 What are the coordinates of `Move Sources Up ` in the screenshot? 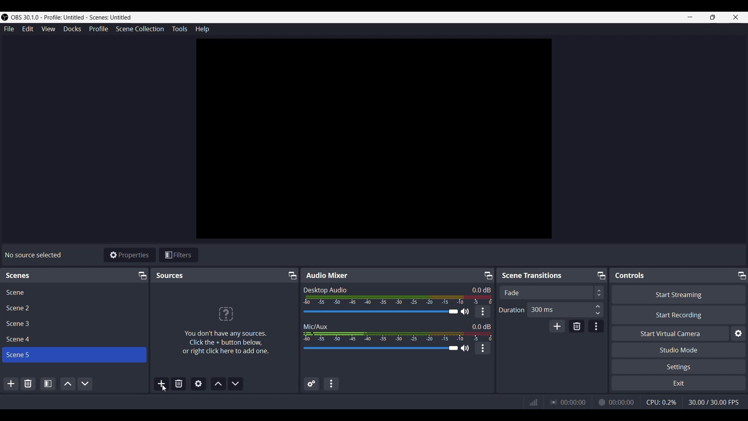 It's located at (218, 384).